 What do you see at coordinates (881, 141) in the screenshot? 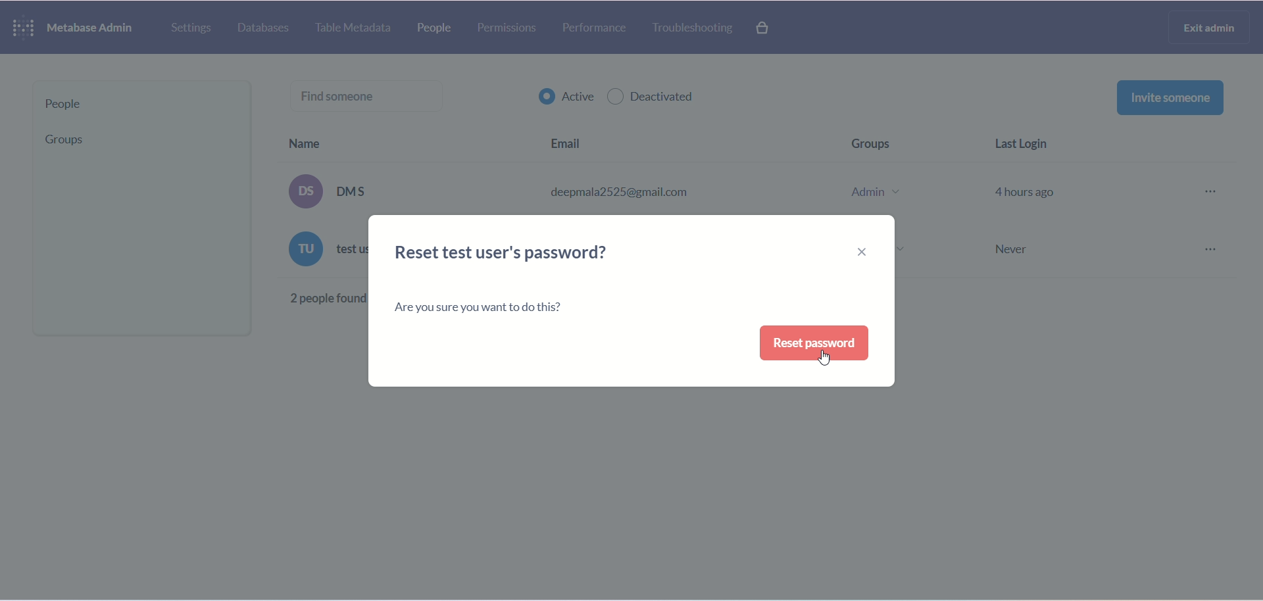
I see `groups` at bounding box center [881, 141].